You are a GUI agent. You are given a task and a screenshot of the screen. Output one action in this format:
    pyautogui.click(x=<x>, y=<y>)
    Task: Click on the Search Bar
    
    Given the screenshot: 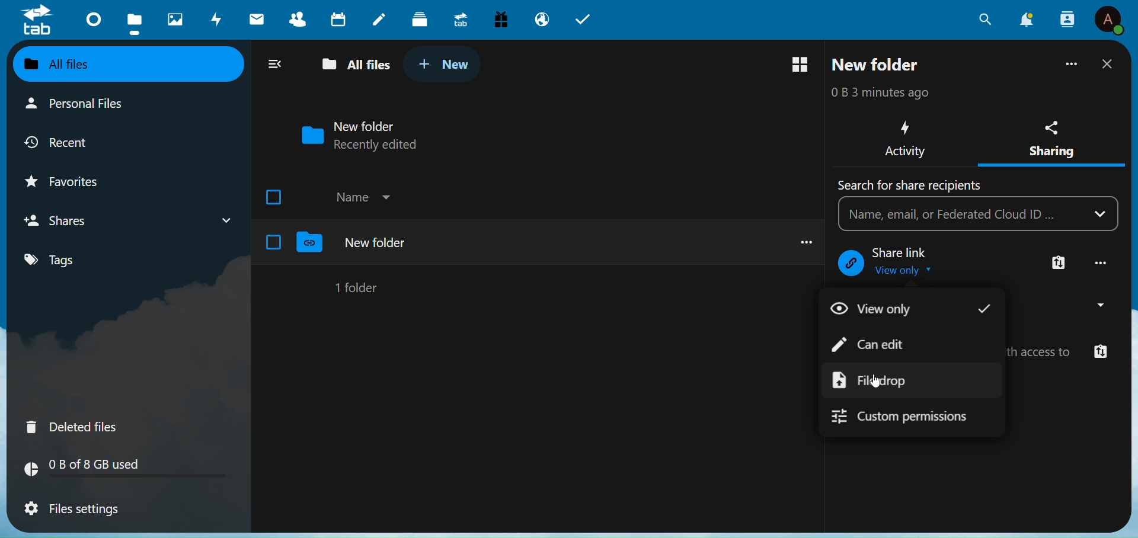 What is the action you would take?
    pyautogui.click(x=960, y=214)
    